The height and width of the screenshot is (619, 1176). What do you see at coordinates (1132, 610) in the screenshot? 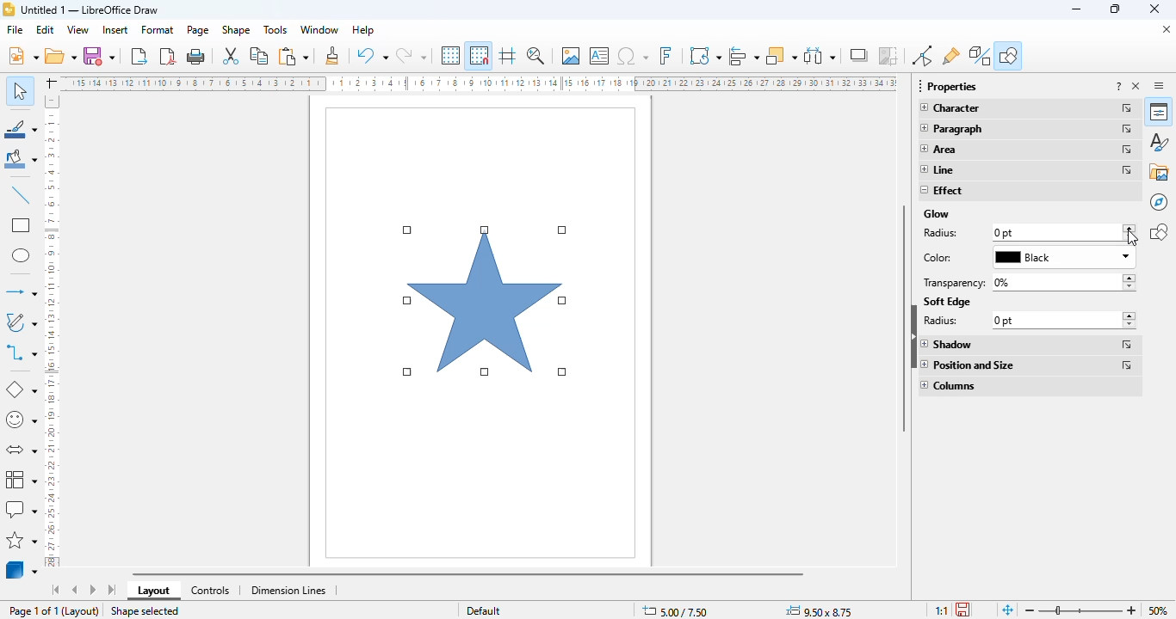
I see `zoom out` at bounding box center [1132, 610].